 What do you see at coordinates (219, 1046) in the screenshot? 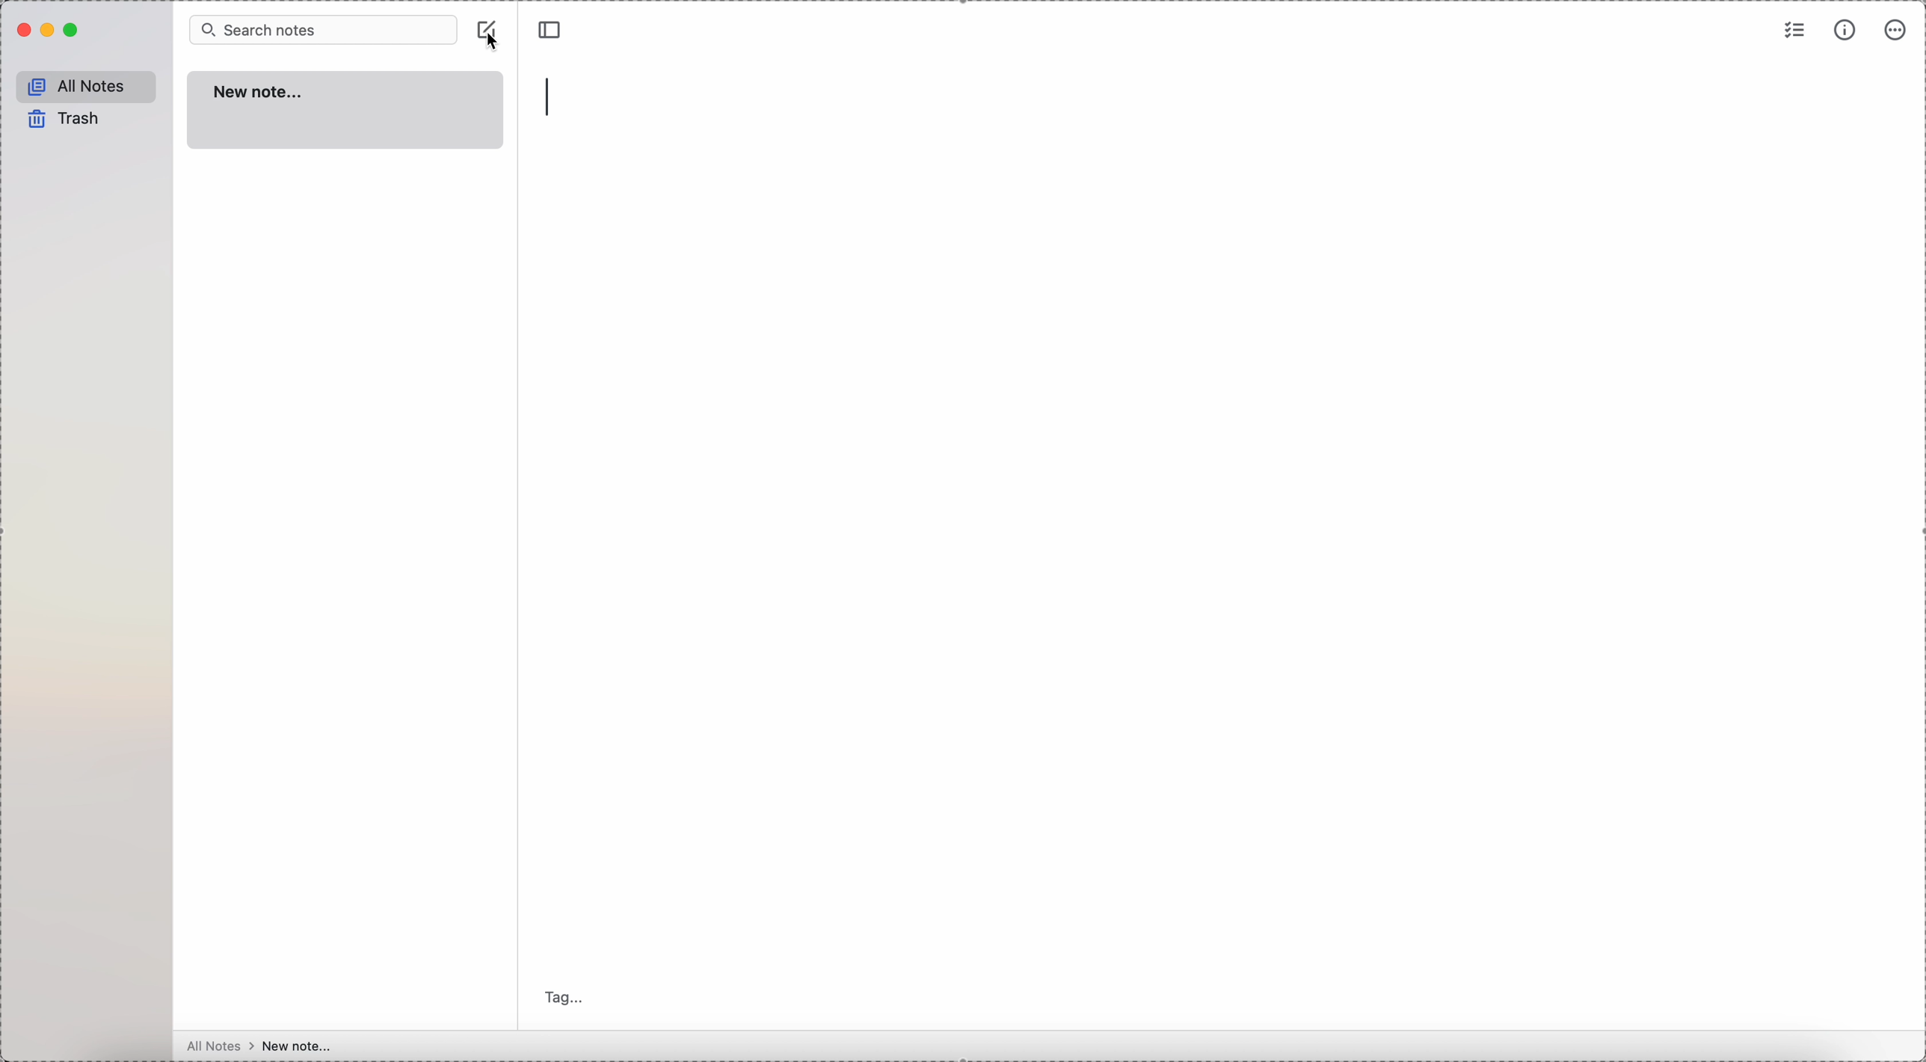
I see `all notes` at bounding box center [219, 1046].